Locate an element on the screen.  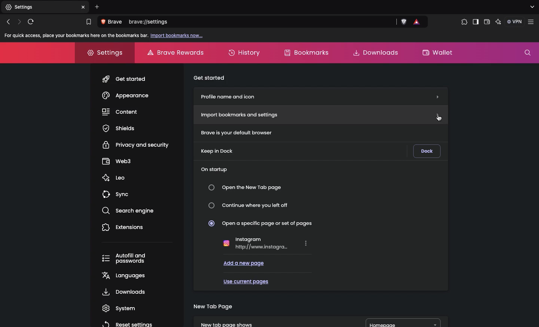
Instagram is located at coordinates (266, 243).